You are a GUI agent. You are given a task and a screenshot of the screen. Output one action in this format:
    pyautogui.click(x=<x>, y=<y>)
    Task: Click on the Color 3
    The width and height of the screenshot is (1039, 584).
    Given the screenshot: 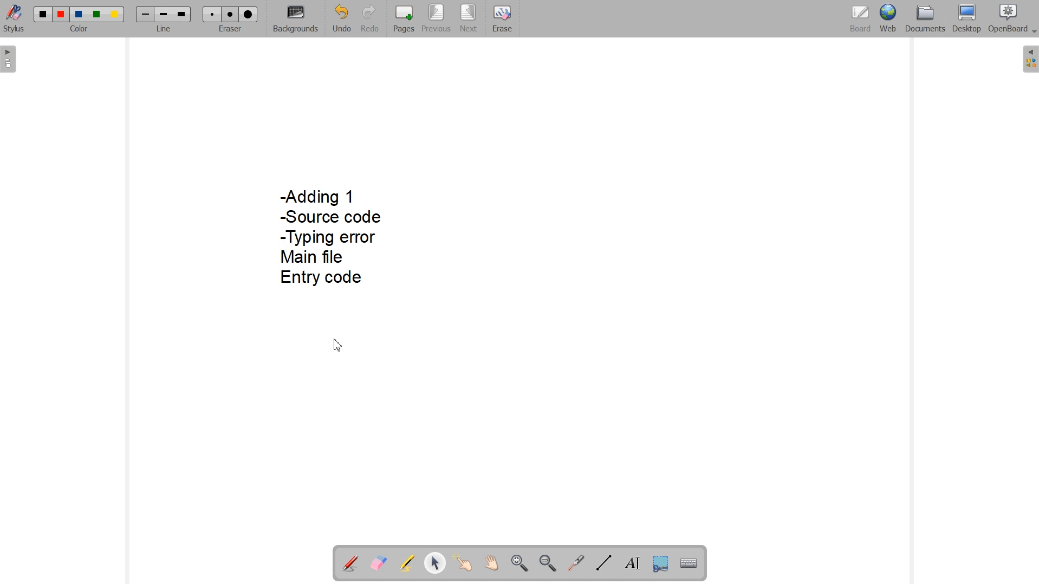 What is the action you would take?
    pyautogui.click(x=79, y=15)
    